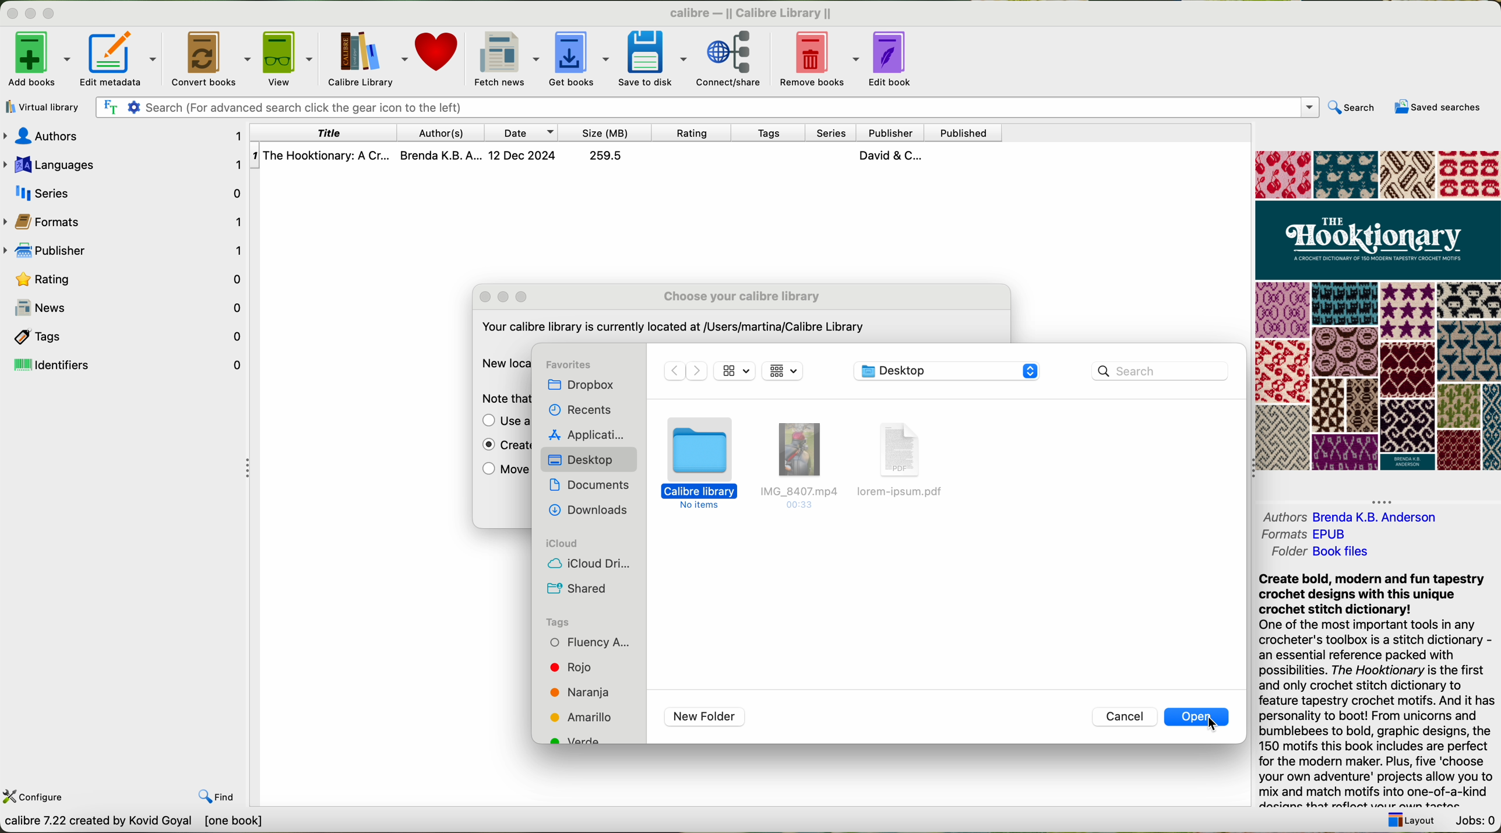  I want to click on news, so click(134, 308).